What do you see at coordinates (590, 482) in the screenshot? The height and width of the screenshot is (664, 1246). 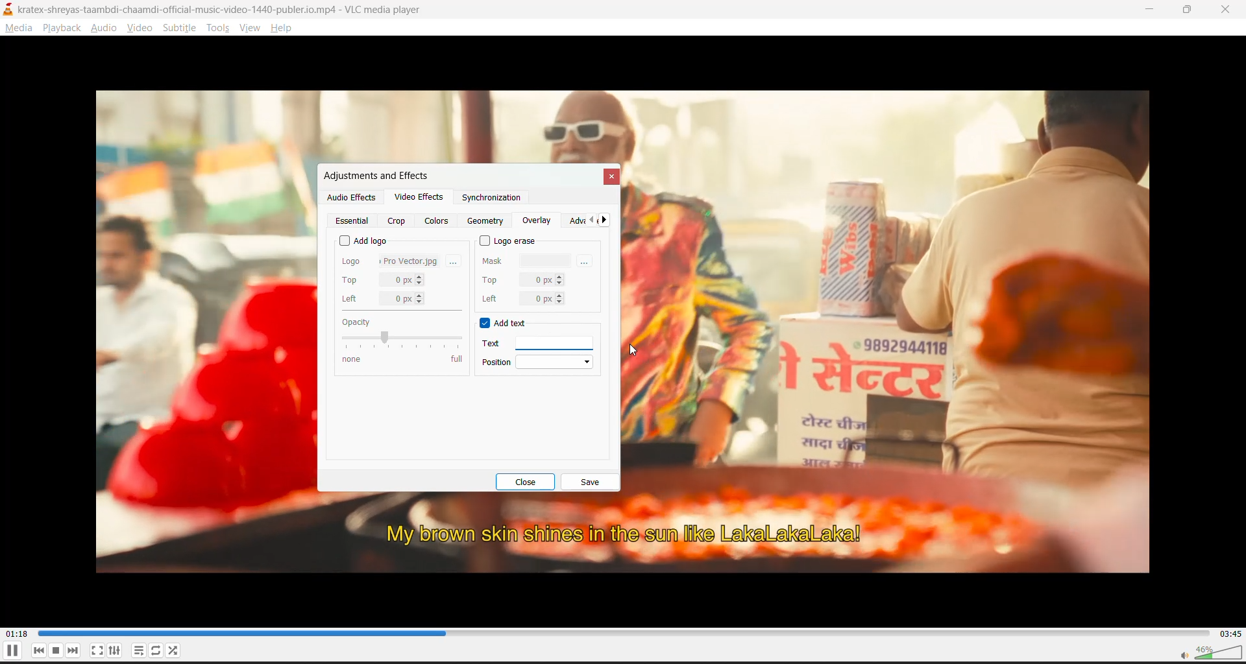 I see `save` at bounding box center [590, 482].